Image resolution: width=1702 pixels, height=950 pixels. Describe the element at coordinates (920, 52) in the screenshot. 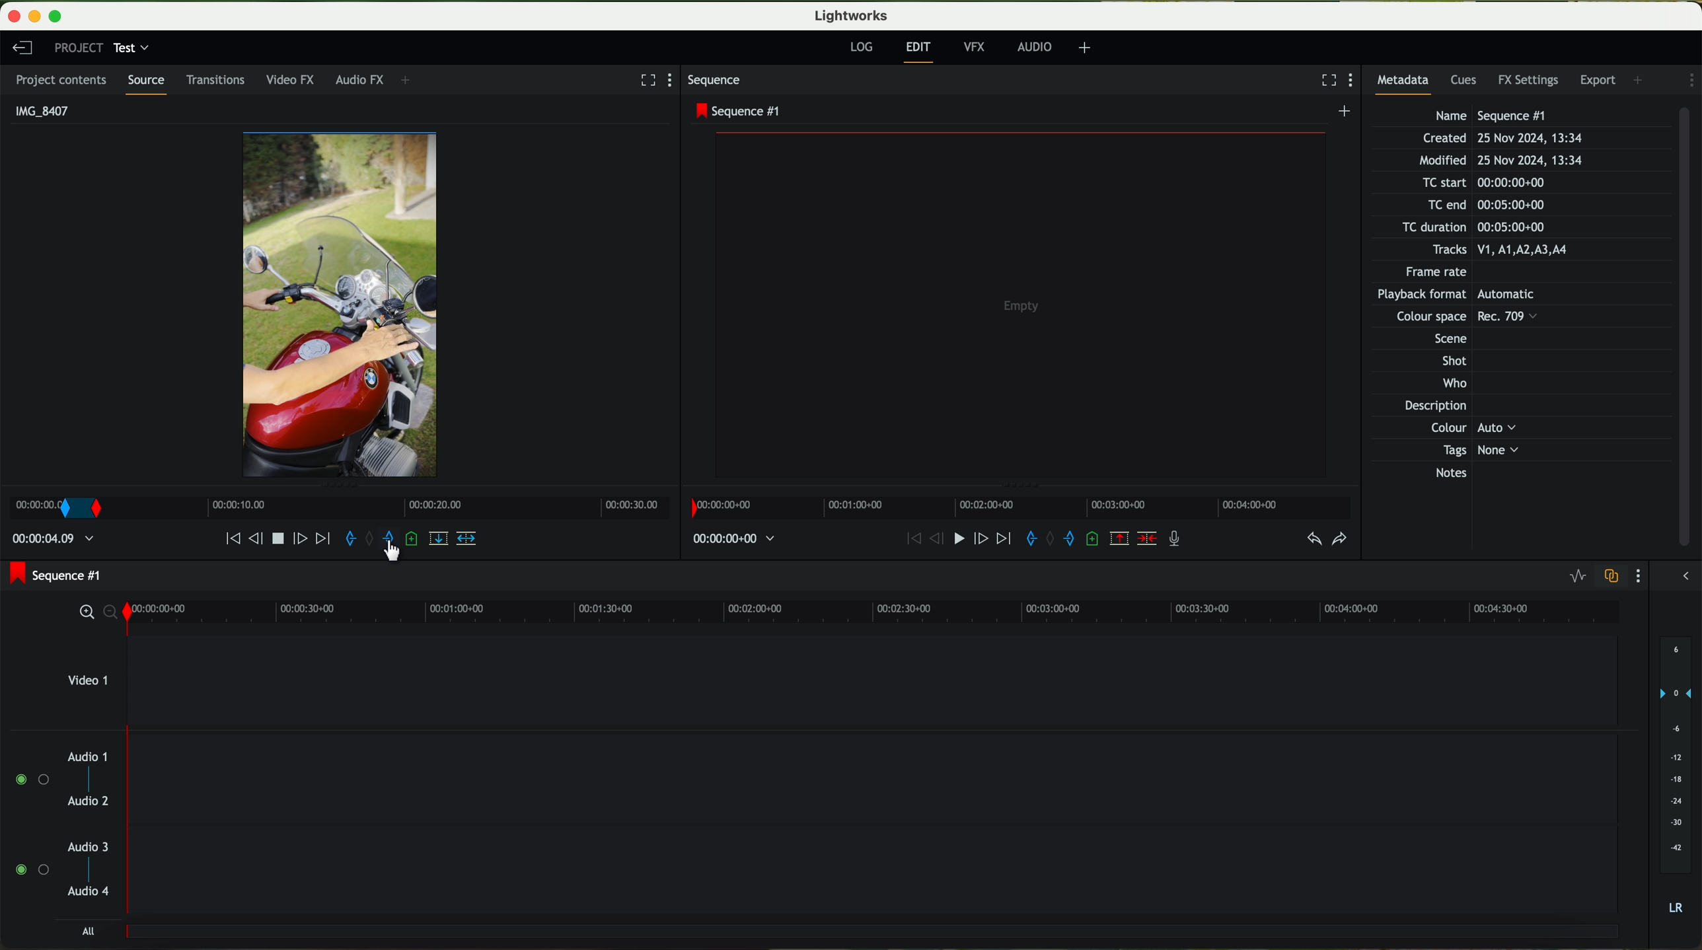

I see `edit` at that location.